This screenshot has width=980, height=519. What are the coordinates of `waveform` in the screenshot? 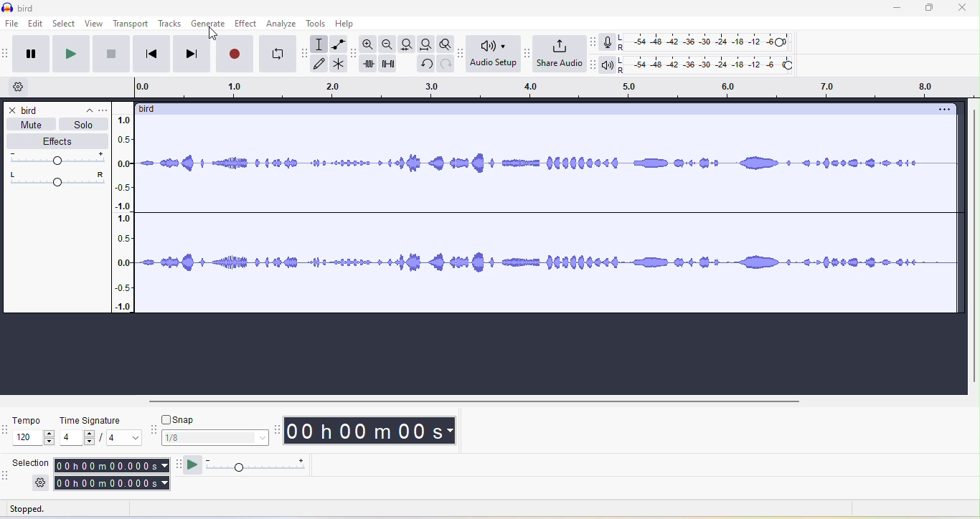 It's located at (551, 218).